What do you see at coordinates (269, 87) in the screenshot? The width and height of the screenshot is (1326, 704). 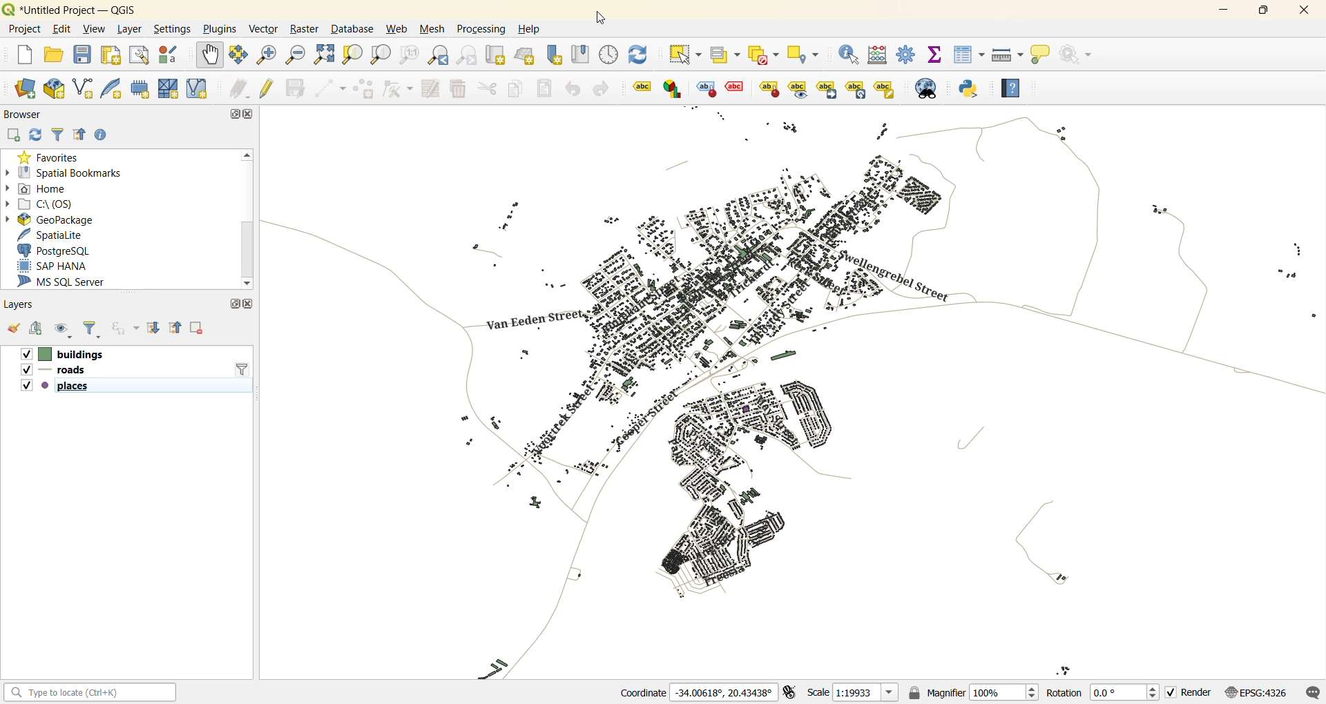 I see `toggle edits` at bounding box center [269, 87].